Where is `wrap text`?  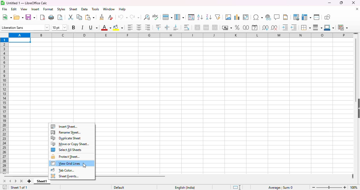
wrap text is located at coordinates (187, 27).